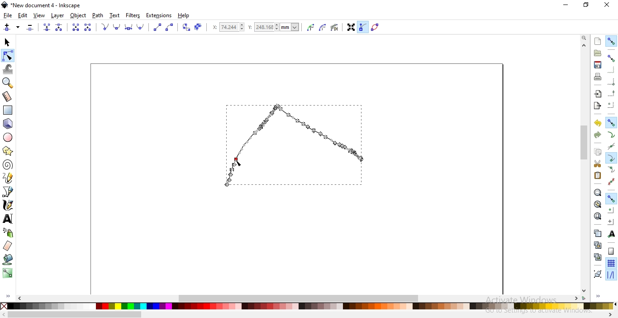 Image resolution: width=618 pixels, height=318 pixels. What do you see at coordinates (363, 26) in the screenshot?
I see `show bezier handle of selected nodes` at bounding box center [363, 26].